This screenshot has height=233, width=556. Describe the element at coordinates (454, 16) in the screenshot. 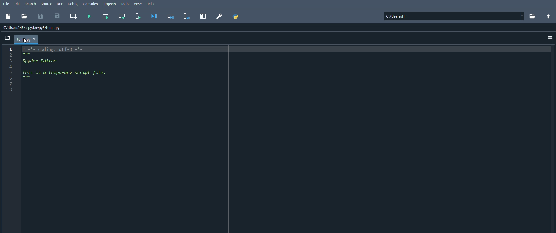

I see `C:\Users\HP` at that location.